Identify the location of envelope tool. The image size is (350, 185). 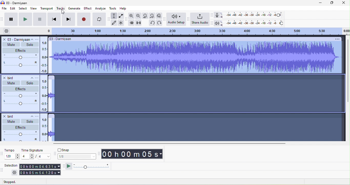
(122, 16).